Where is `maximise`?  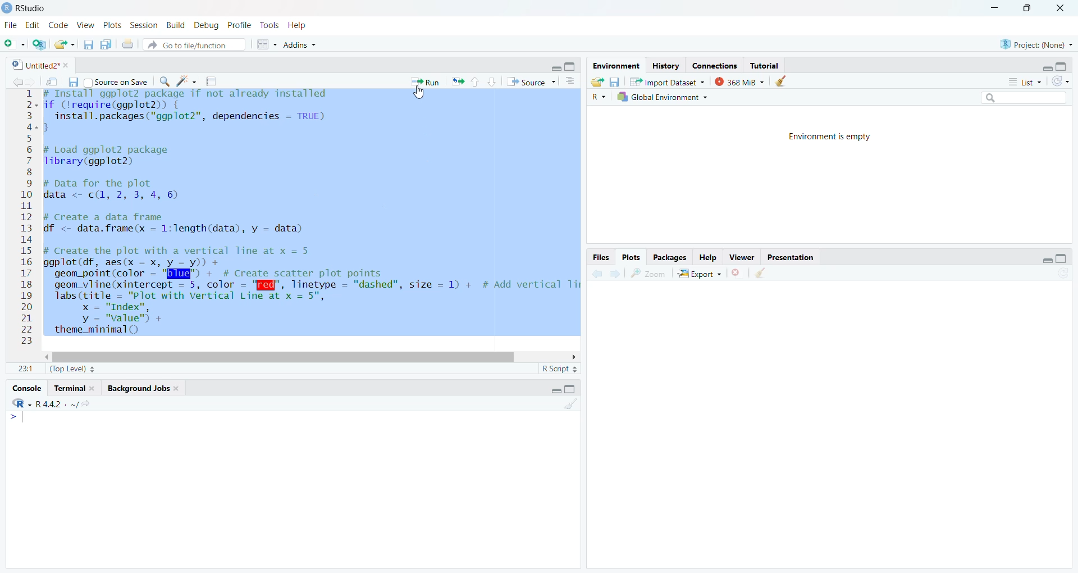 maximise is located at coordinates (572, 66).